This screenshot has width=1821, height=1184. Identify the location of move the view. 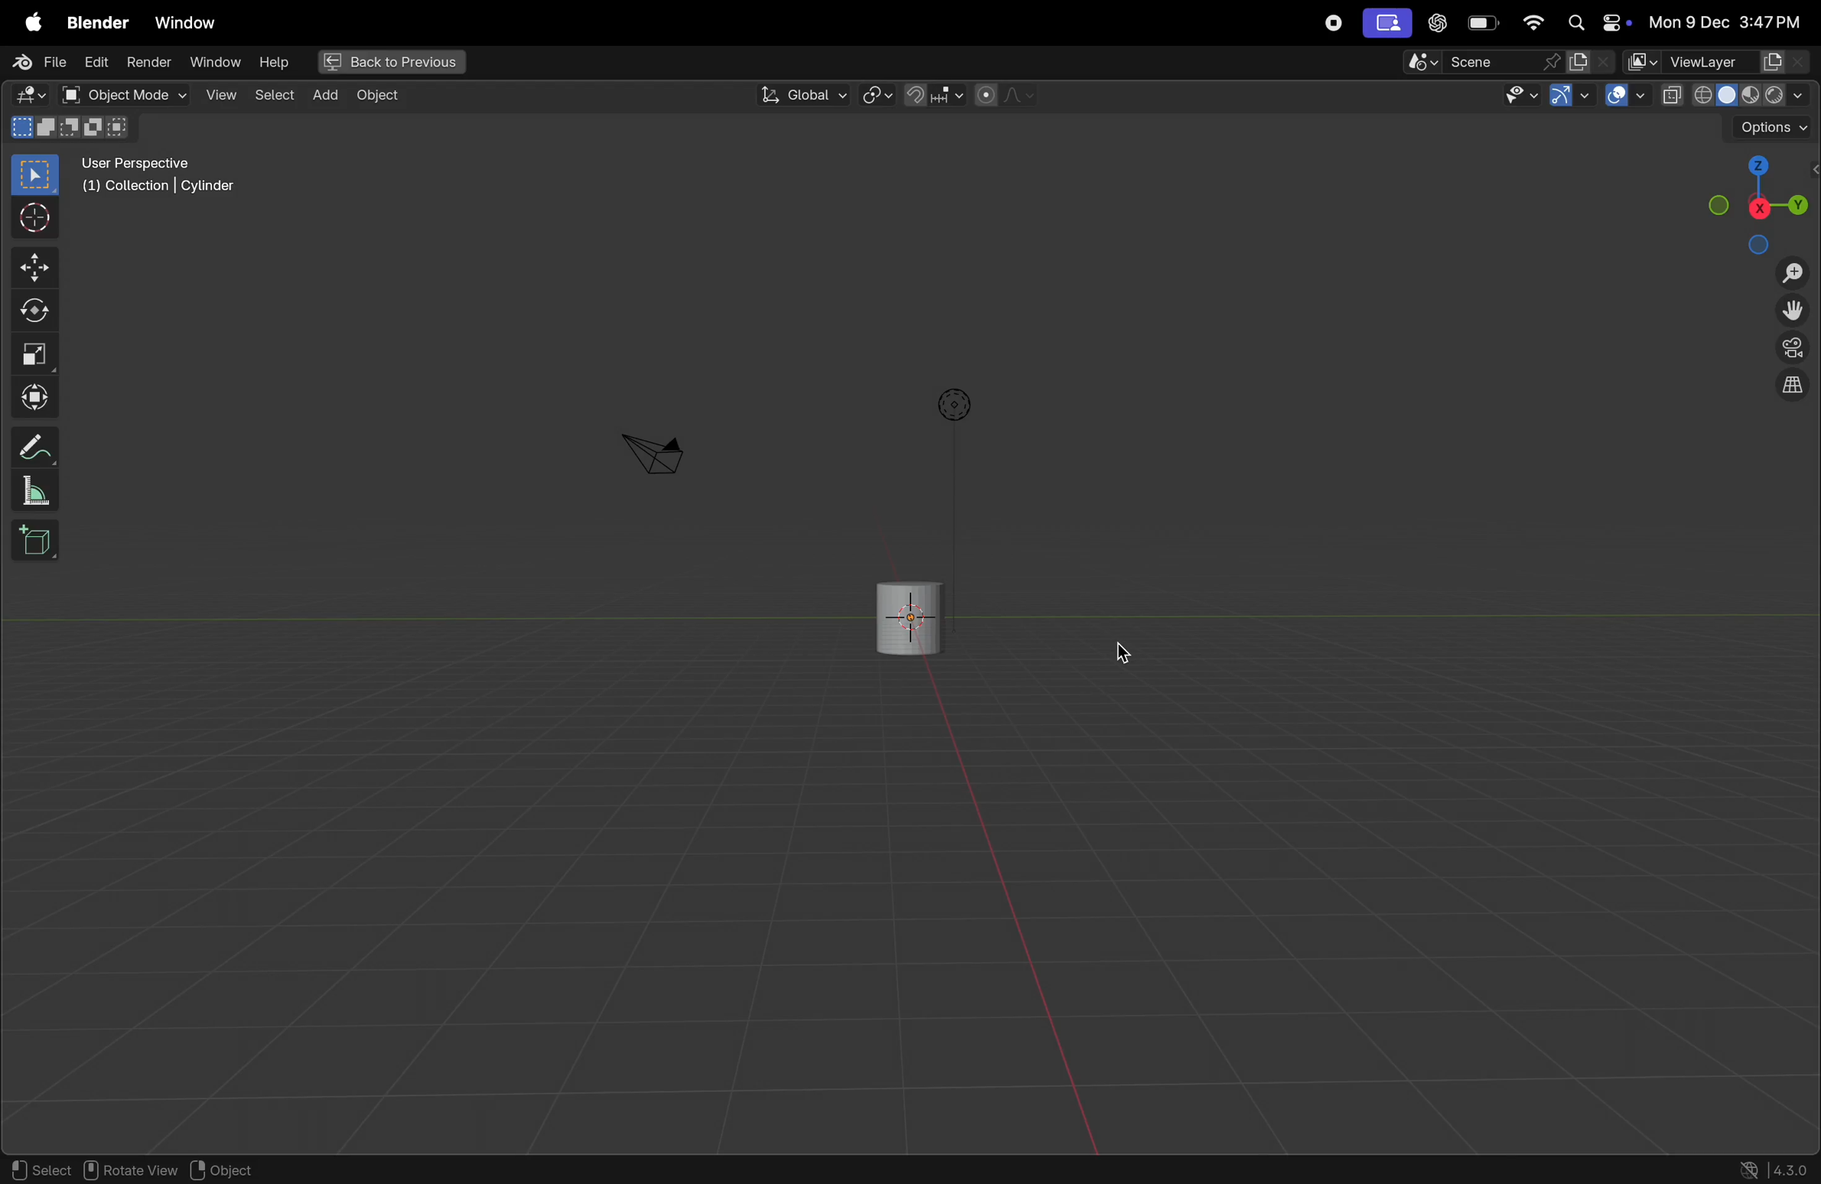
(1796, 312).